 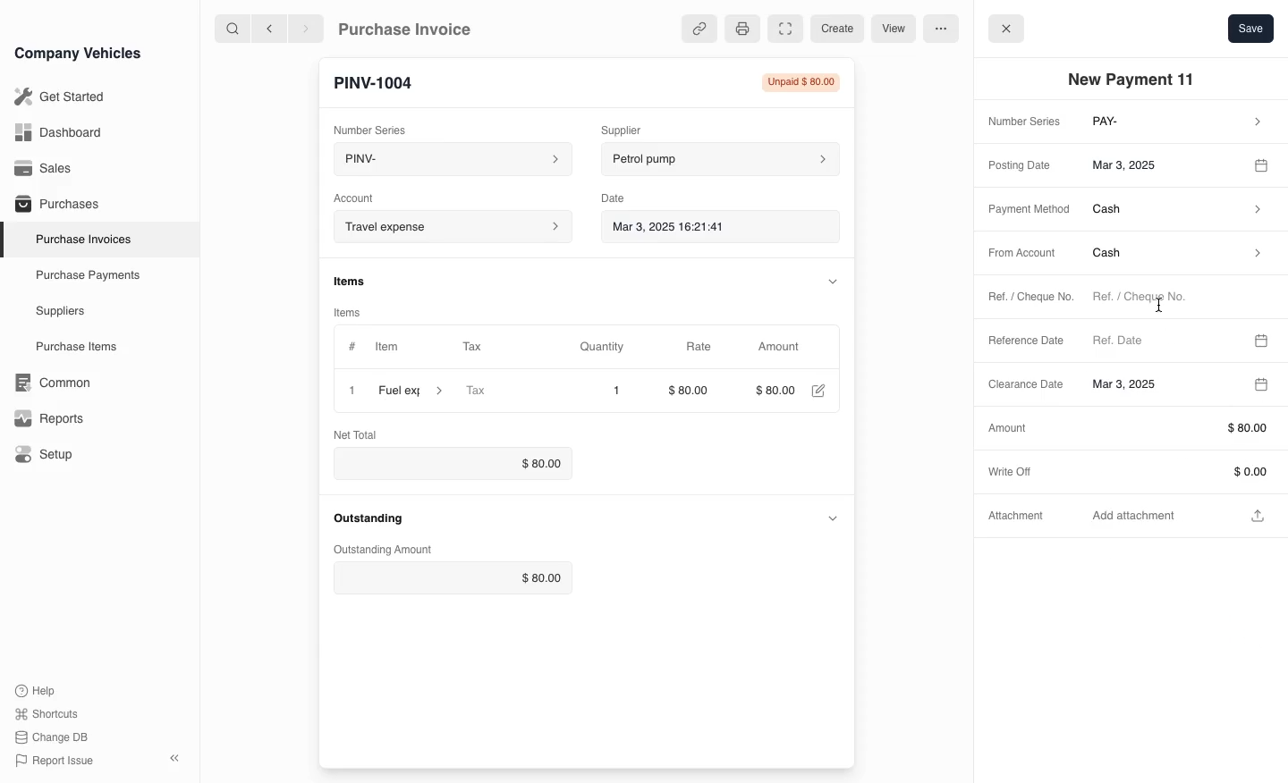 What do you see at coordinates (940, 28) in the screenshot?
I see `options` at bounding box center [940, 28].